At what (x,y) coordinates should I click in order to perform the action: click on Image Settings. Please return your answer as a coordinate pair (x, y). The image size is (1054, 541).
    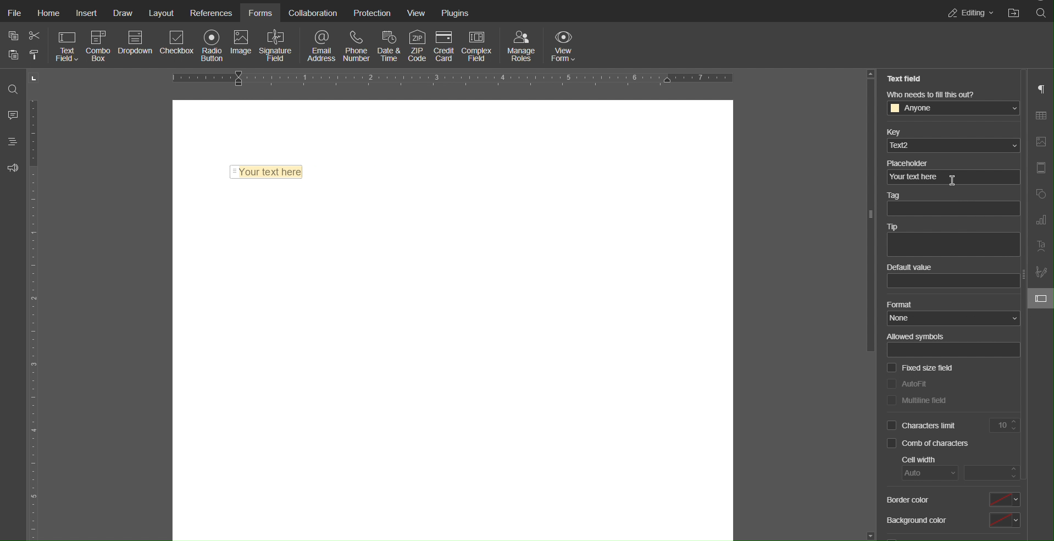
    Looking at the image, I should click on (1040, 142).